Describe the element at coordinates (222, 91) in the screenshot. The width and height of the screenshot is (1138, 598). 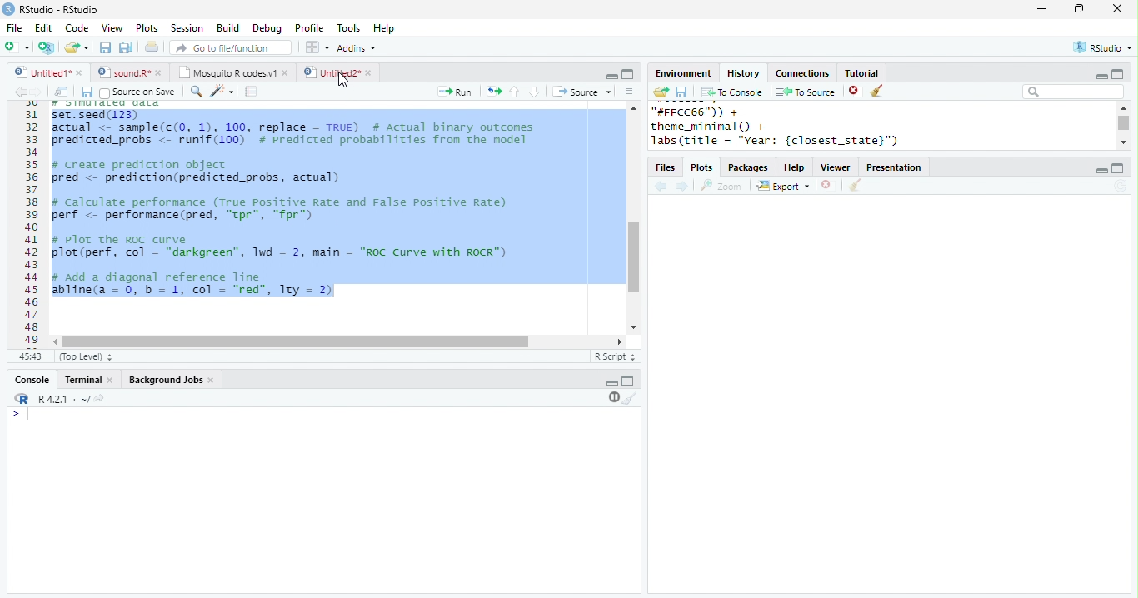
I see `code tools` at that location.